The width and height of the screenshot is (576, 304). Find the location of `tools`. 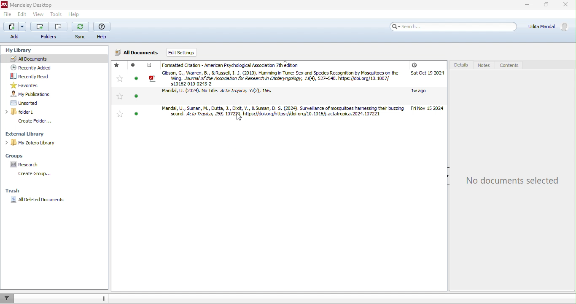

tools is located at coordinates (56, 14).